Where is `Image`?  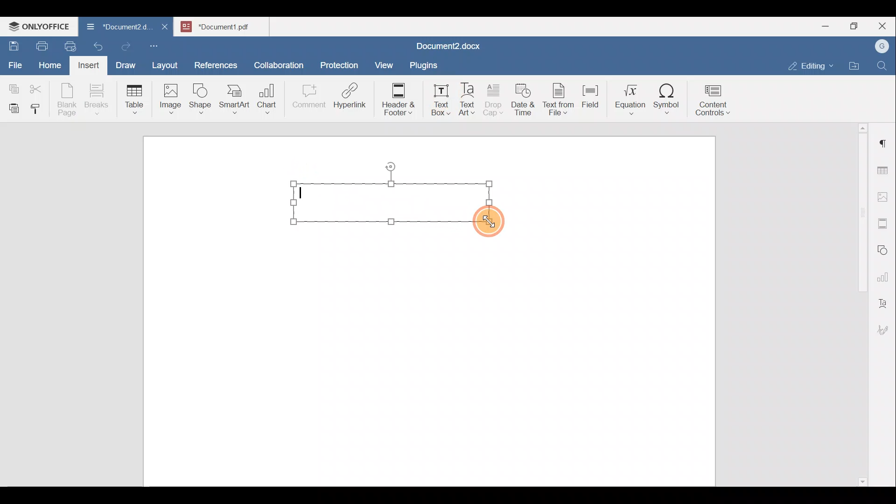 Image is located at coordinates (173, 96).